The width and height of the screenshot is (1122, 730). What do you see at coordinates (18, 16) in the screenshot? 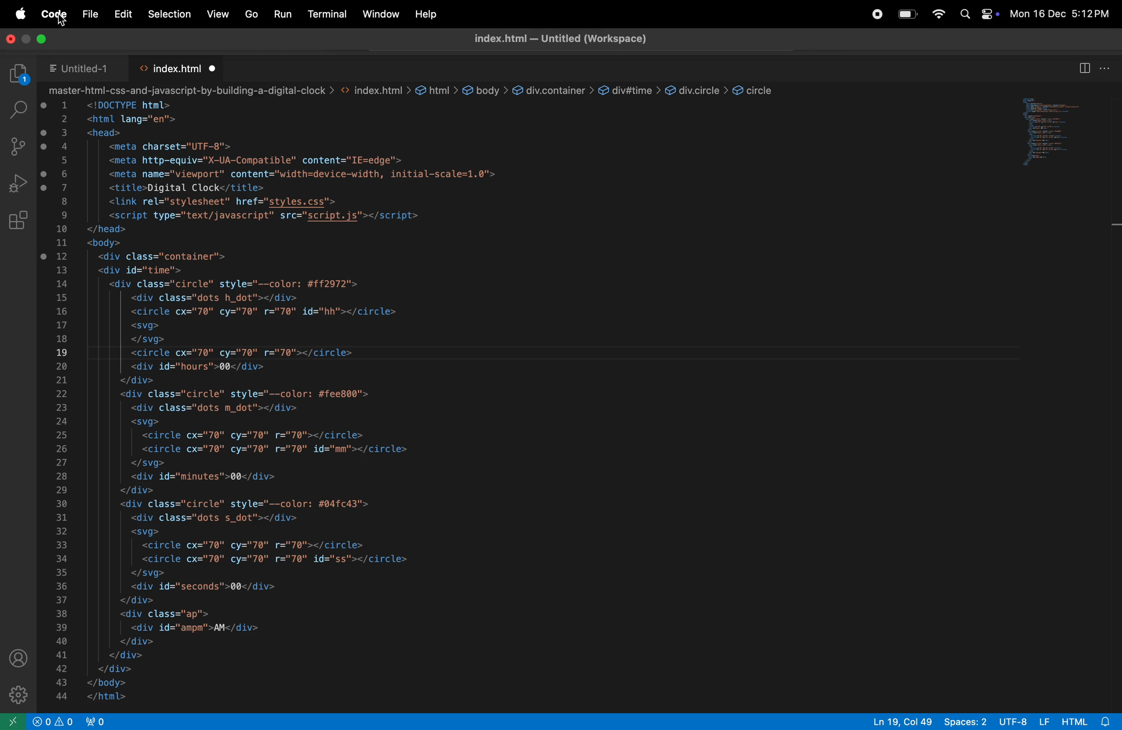
I see `apple menu` at bounding box center [18, 16].